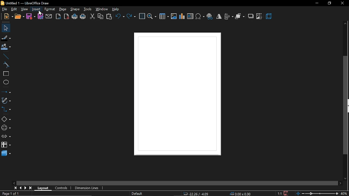 The image size is (349, 196). I want to click on libreoffice draw logo, so click(3, 3).